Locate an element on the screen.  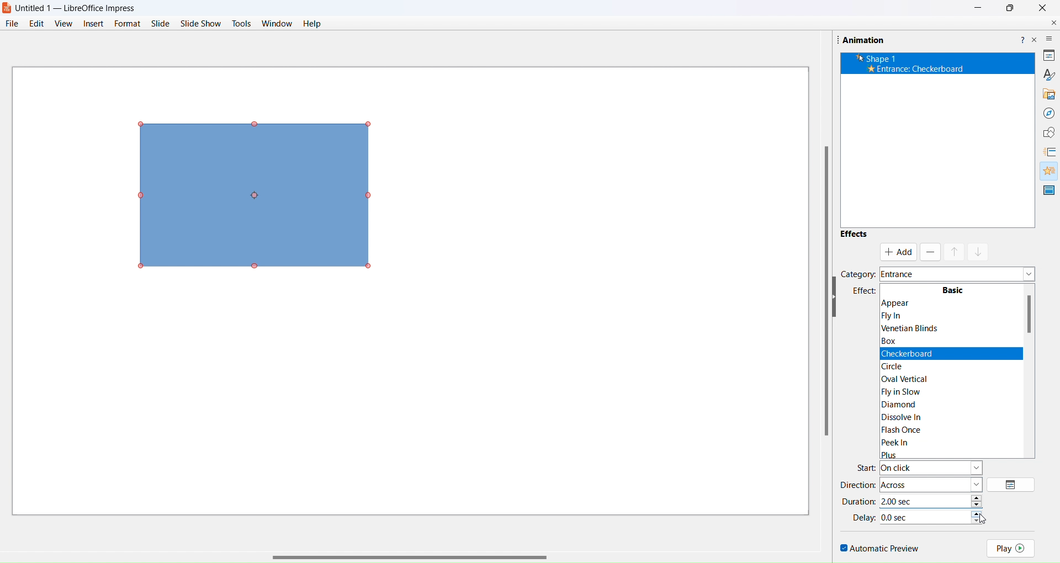
Plus is located at coordinates (928, 453).